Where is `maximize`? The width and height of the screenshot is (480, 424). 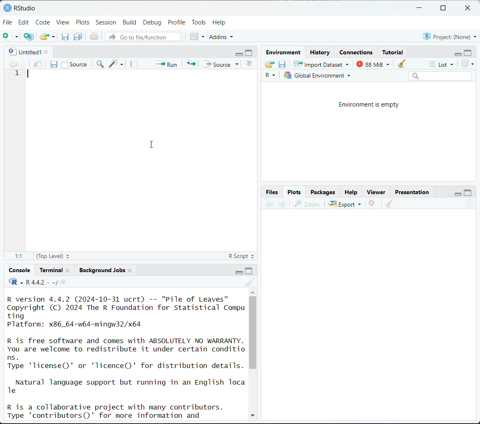
maximize is located at coordinates (443, 8).